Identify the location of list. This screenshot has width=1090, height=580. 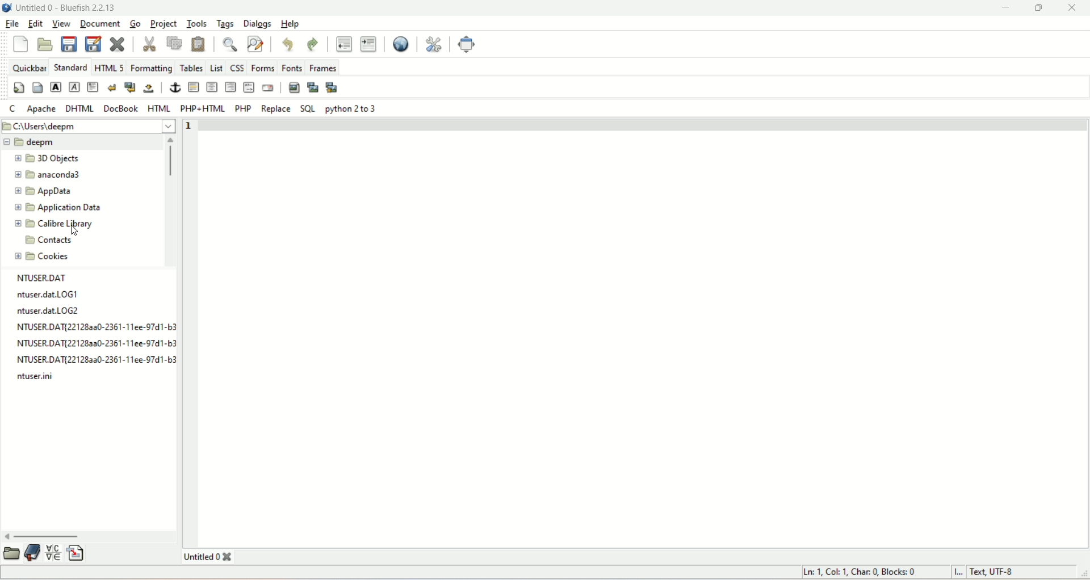
(215, 66).